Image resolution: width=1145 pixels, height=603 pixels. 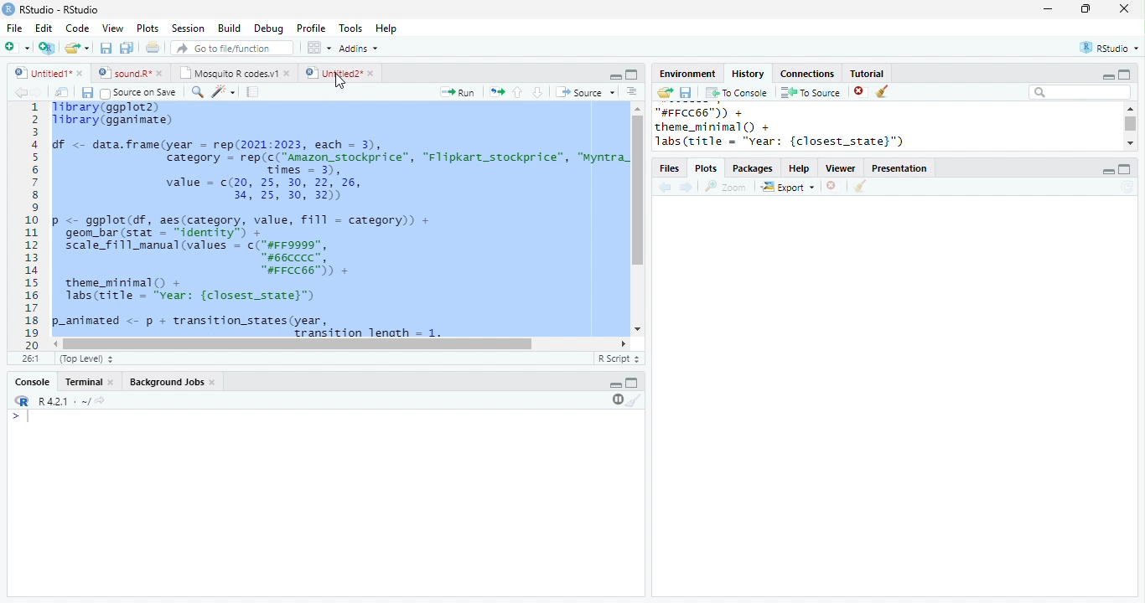 I want to click on save, so click(x=686, y=92).